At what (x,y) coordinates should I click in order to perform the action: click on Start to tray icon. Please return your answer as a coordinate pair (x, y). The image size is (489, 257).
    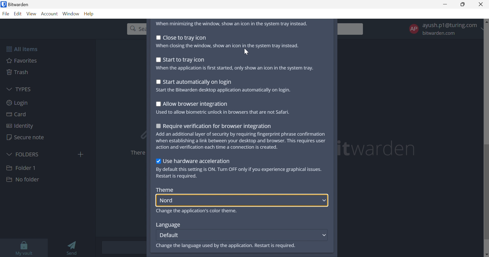
    Looking at the image, I should click on (185, 60).